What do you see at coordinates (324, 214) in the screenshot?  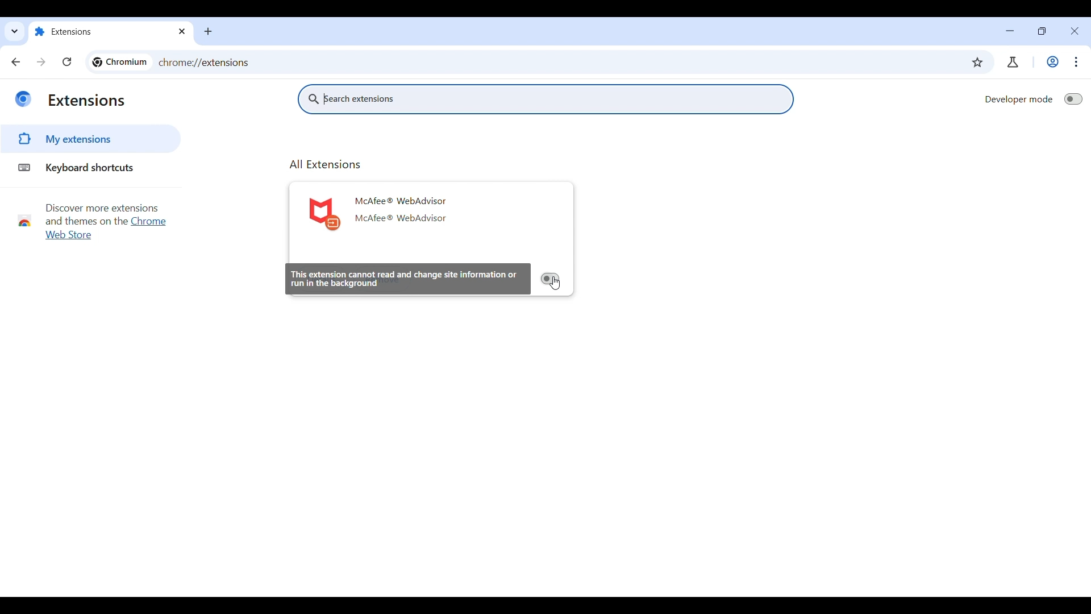 I see `Logo of current extension` at bounding box center [324, 214].